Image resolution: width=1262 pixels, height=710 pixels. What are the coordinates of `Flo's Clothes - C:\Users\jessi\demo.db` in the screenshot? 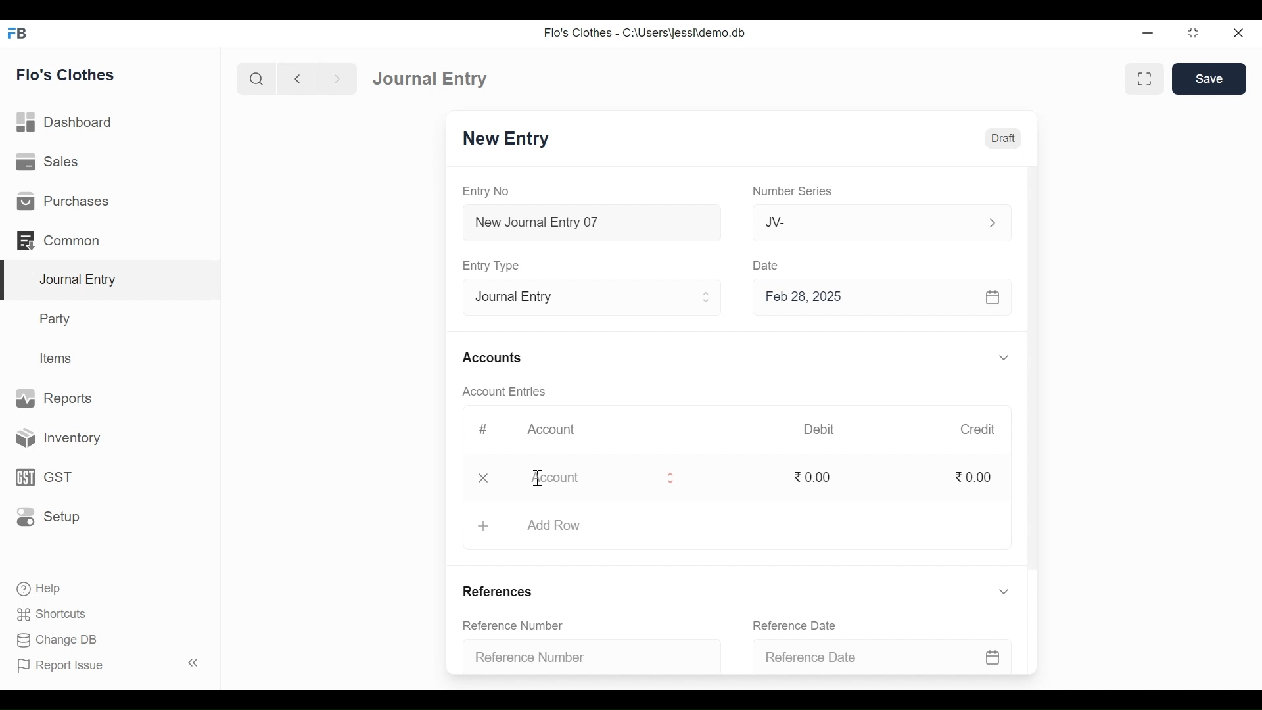 It's located at (647, 33).